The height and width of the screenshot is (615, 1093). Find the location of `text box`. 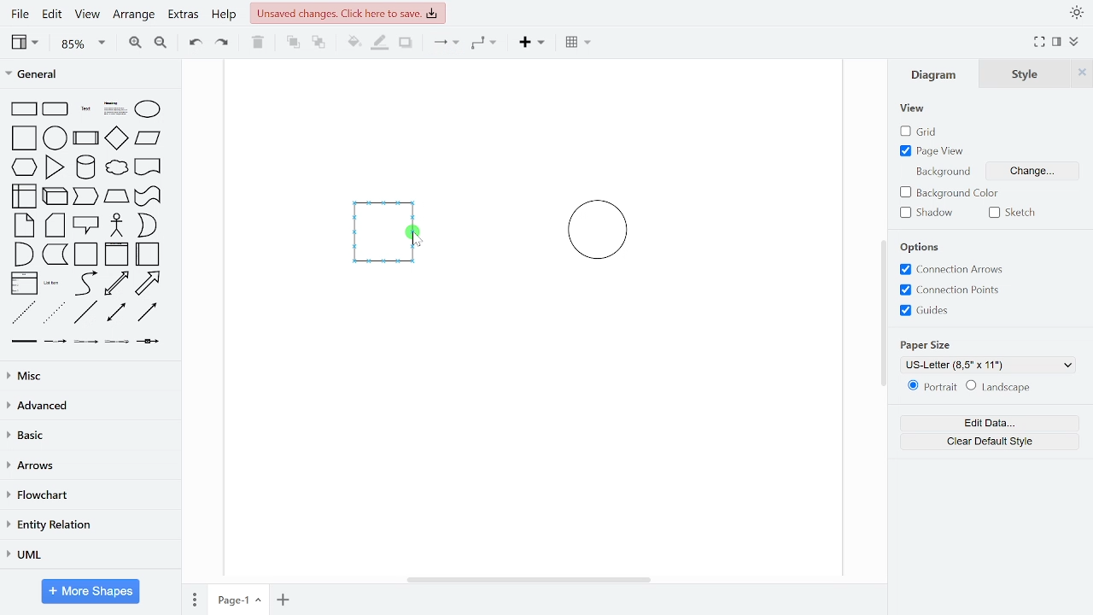

text box is located at coordinates (116, 110).